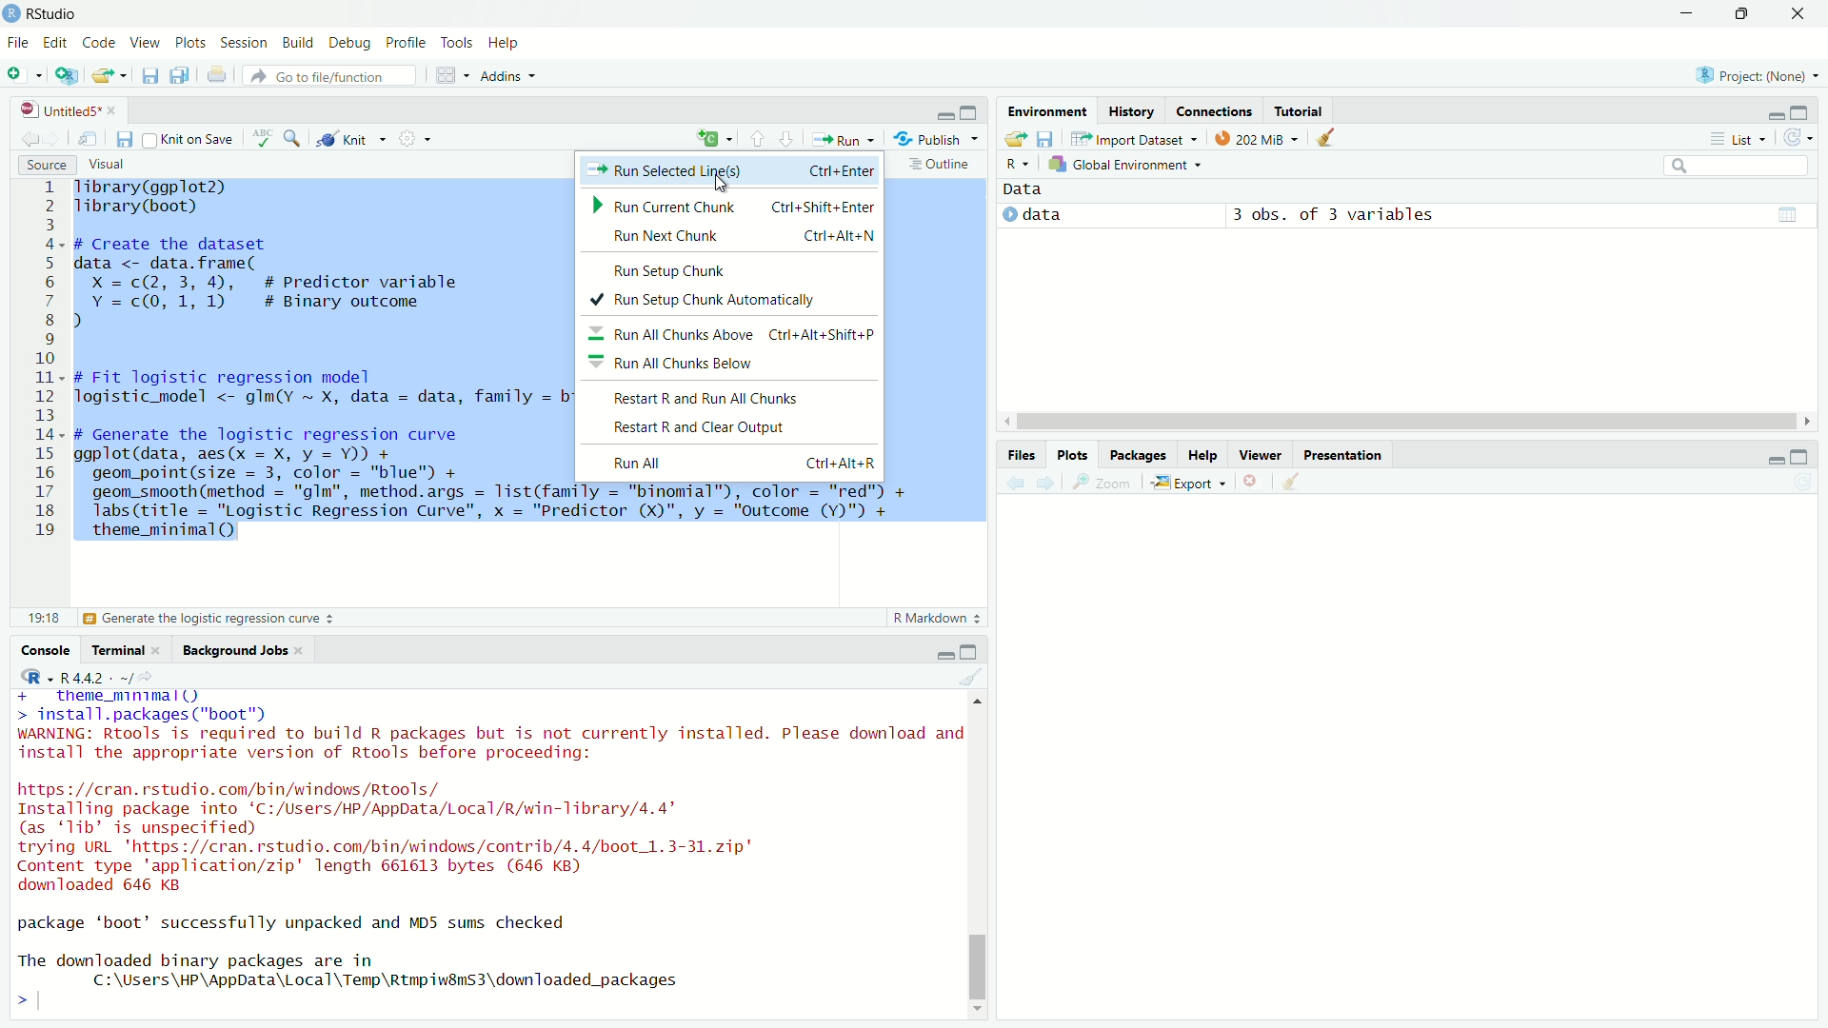 The image size is (1828, 1028). What do you see at coordinates (1017, 165) in the screenshot?
I see `R` at bounding box center [1017, 165].